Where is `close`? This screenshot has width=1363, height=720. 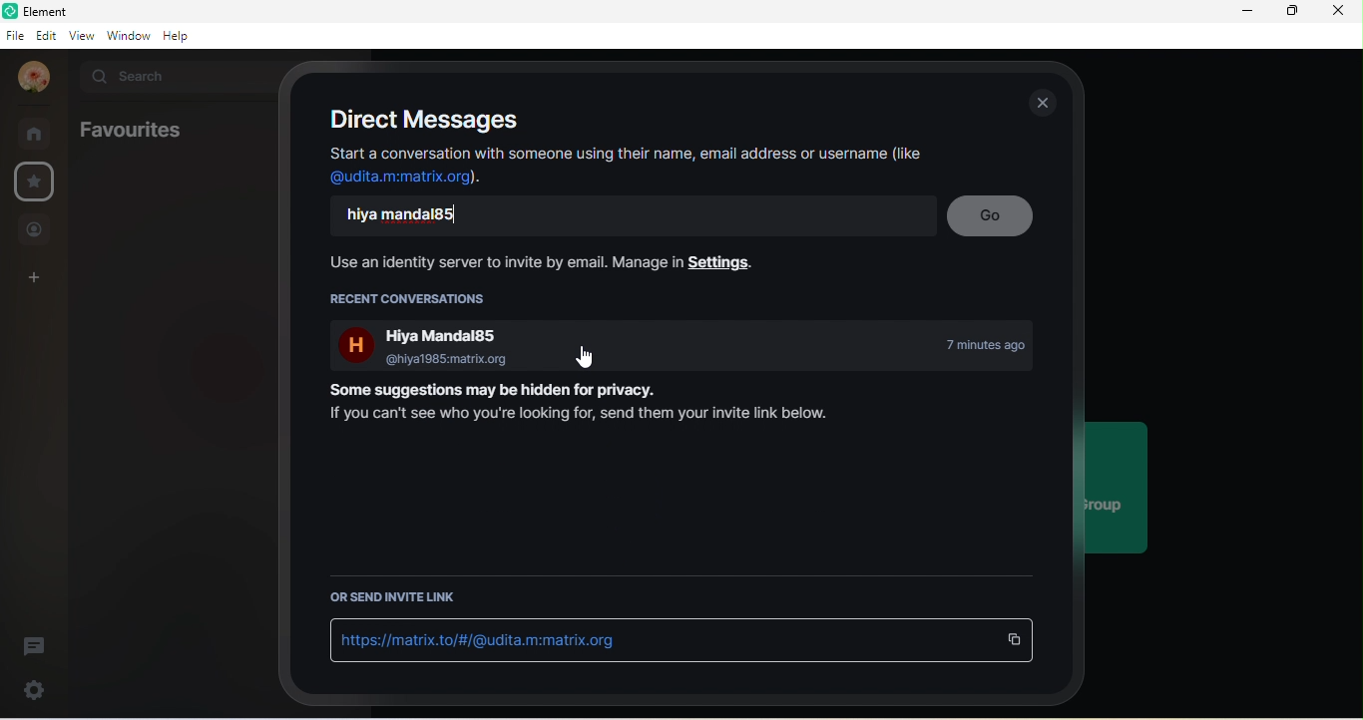
close is located at coordinates (1042, 103).